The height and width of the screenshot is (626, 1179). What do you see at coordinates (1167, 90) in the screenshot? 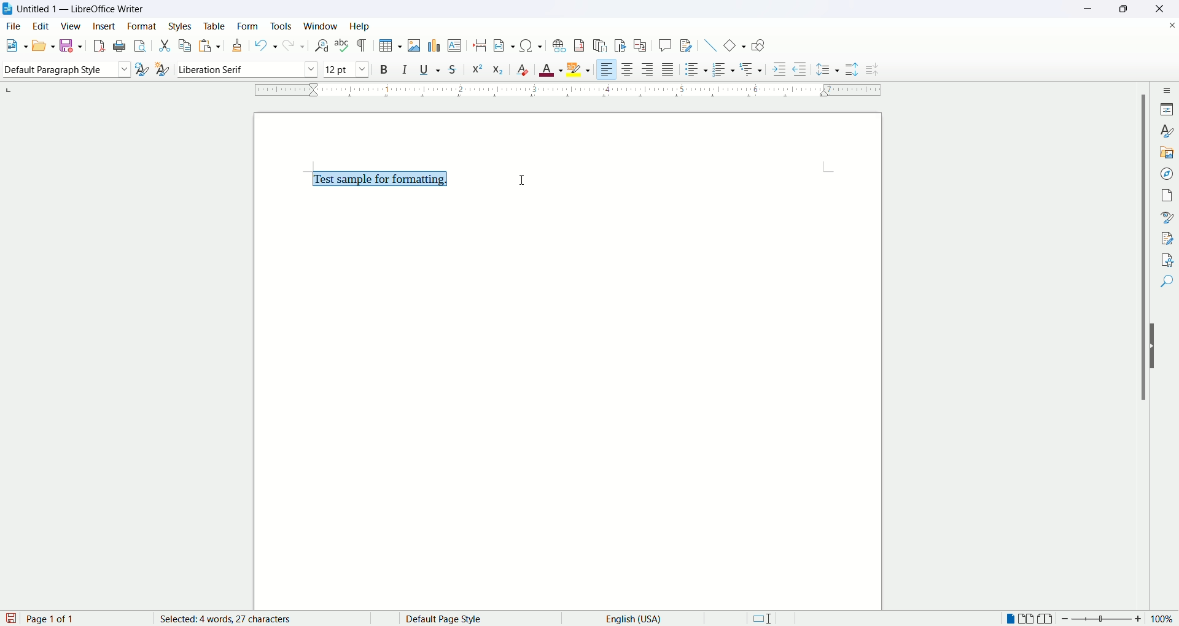
I see `sidebar` at bounding box center [1167, 90].